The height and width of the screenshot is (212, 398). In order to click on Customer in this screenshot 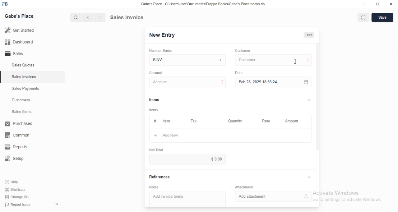, I will do `click(272, 60)`.